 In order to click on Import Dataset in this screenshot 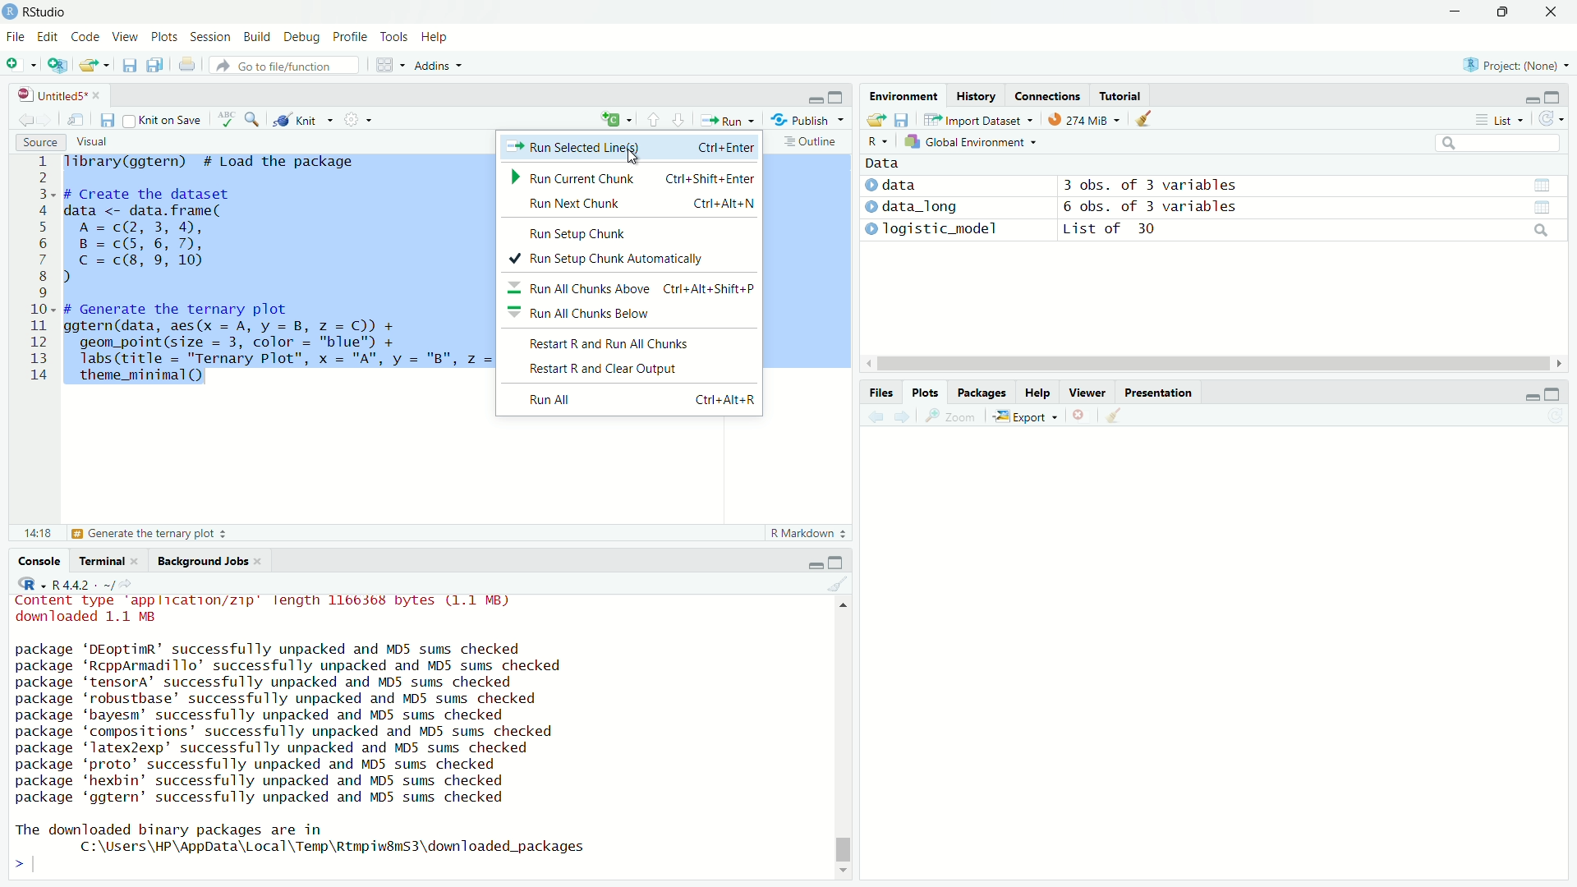, I will do `click(974, 119)`.